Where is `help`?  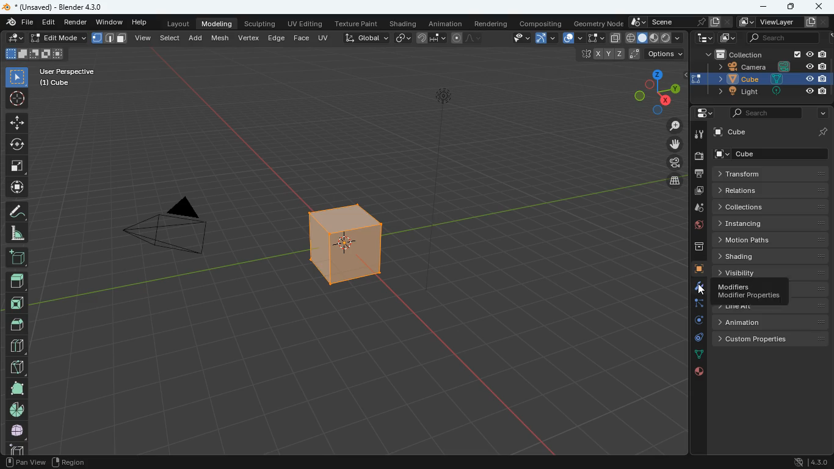 help is located at coordinates (139, 23).